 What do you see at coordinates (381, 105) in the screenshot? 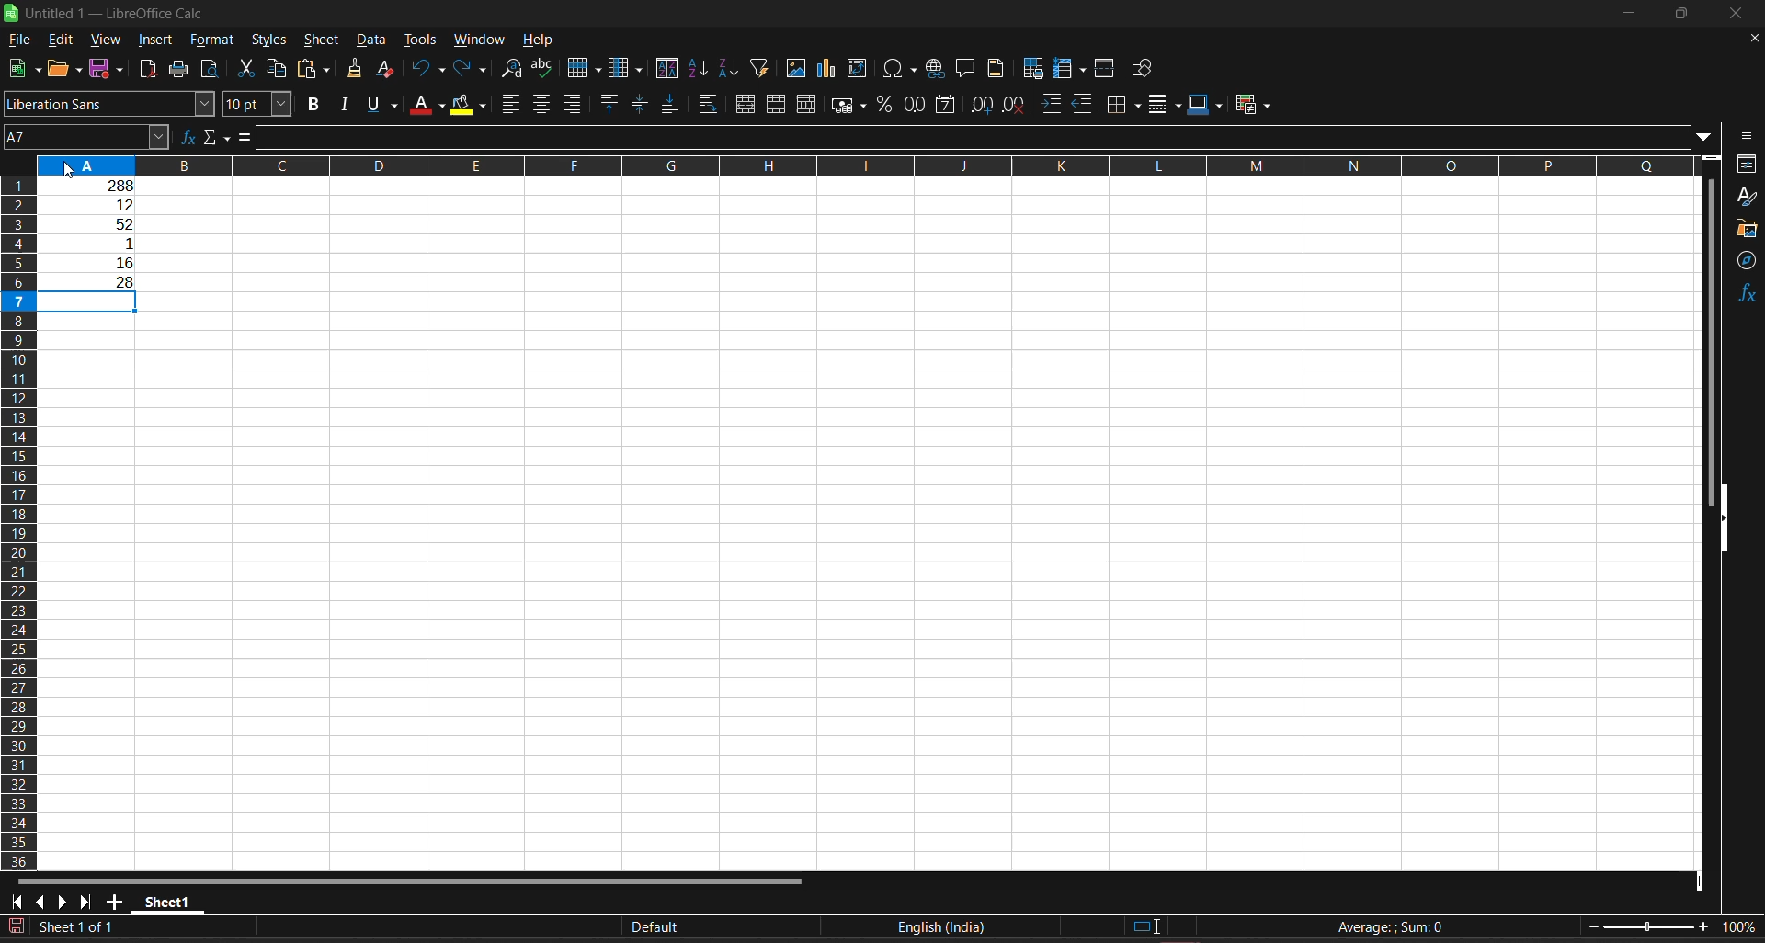
I see `underline` at bounding box center [381, 105].